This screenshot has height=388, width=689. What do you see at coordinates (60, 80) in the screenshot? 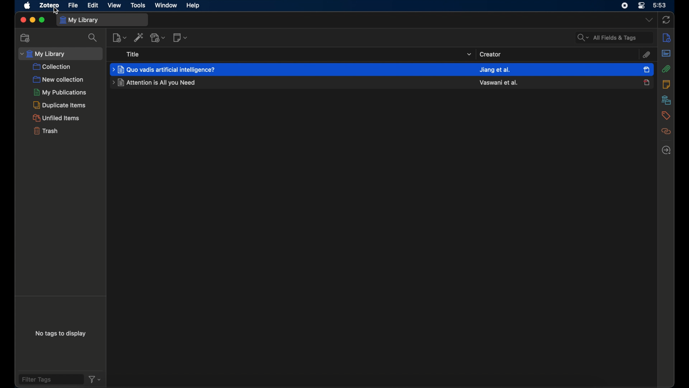
I see `new collection` at bounding box center [60, 80].